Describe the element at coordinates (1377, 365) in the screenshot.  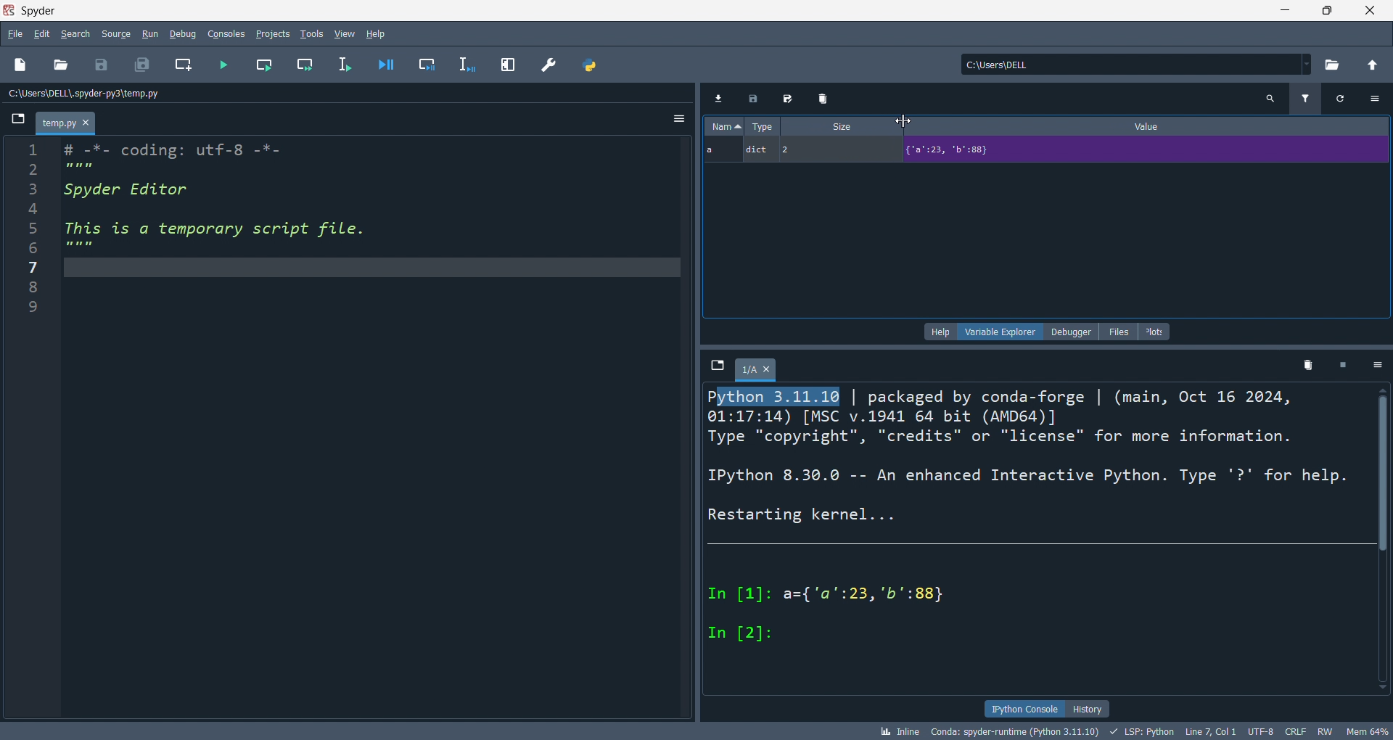
I see `options` at that location.